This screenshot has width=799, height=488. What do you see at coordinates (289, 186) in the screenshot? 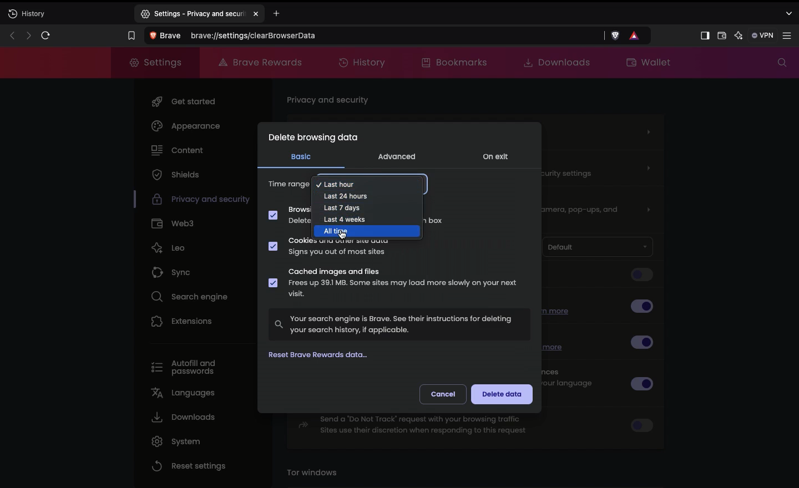
I see `Time range` at bounding box center [289, 186].